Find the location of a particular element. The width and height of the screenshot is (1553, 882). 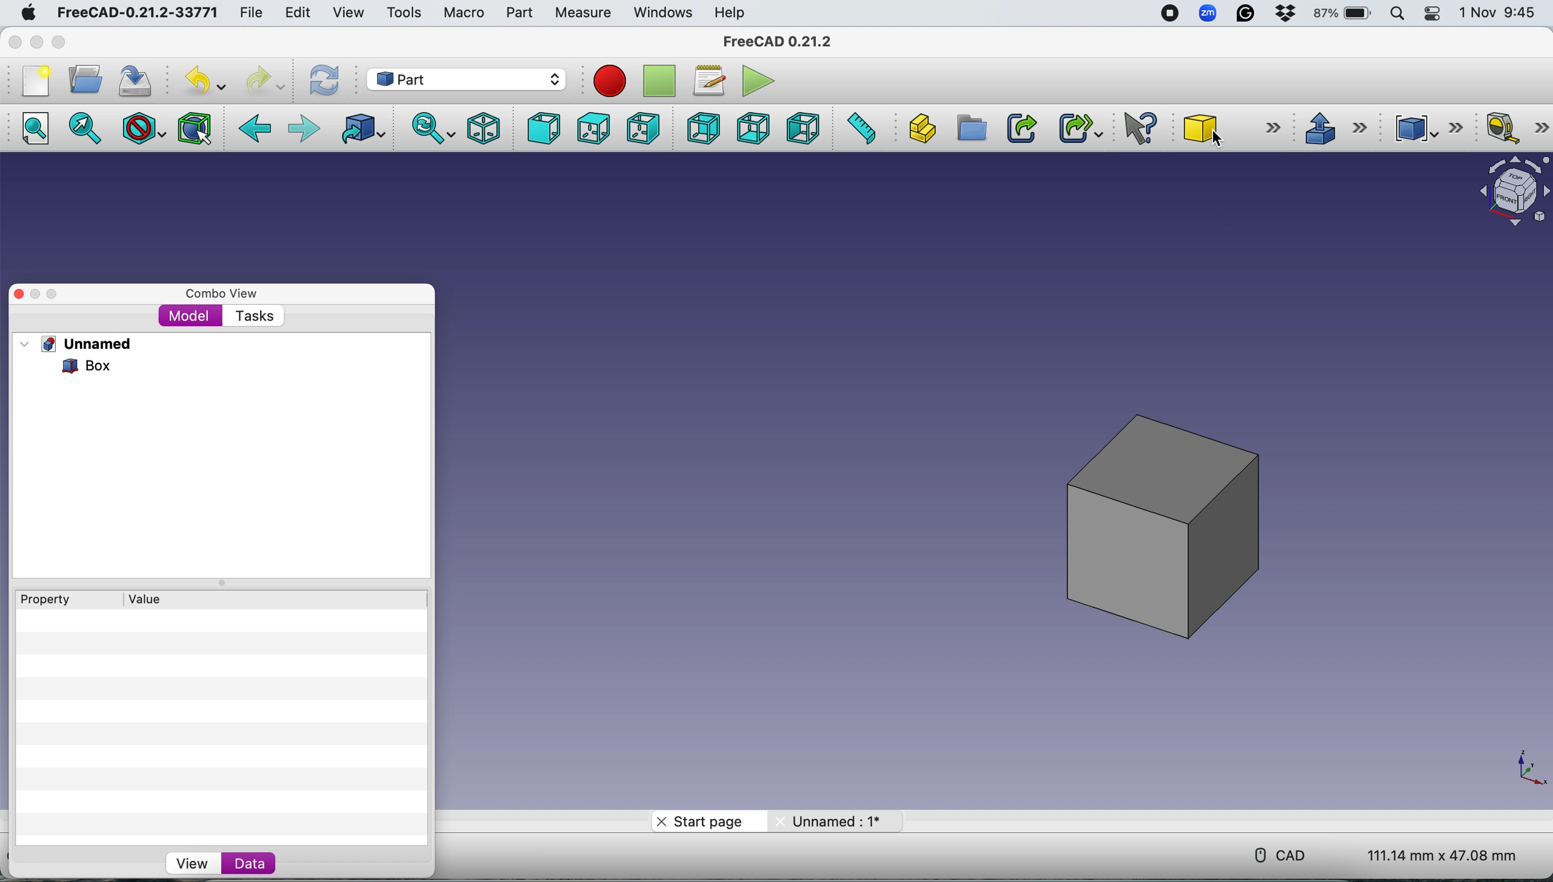

Model is located at coordinates (190, 317).